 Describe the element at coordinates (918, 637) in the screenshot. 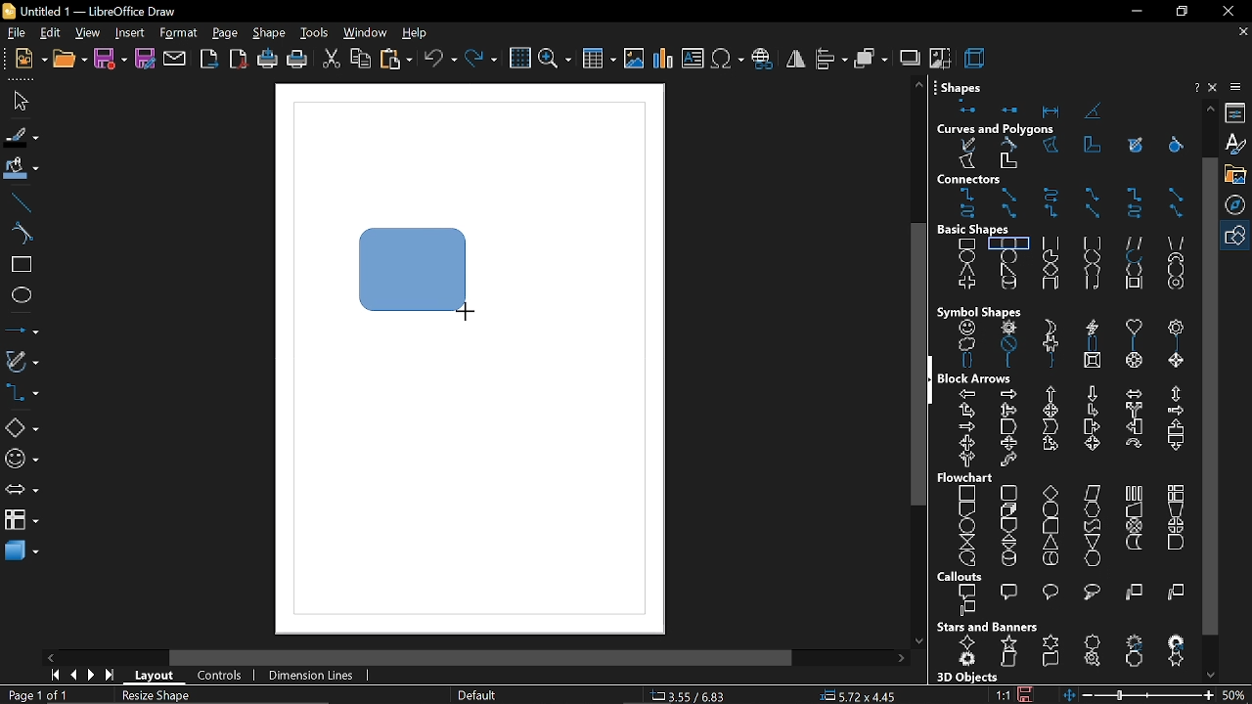

I see `scroll down` at that location.